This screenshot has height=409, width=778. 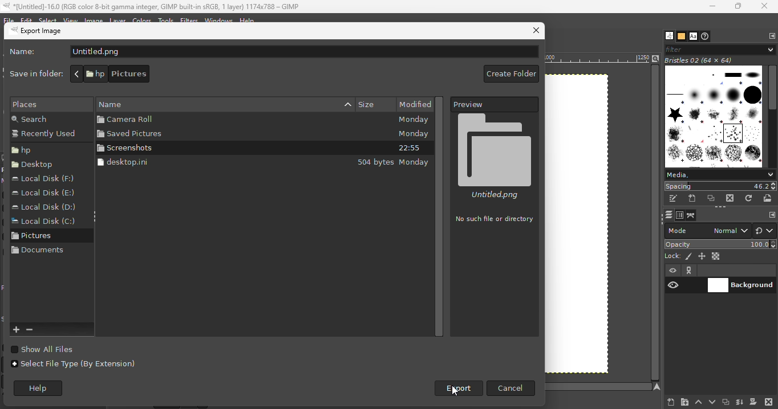 I want to click on Background visibility, so click(x=741, y=286).